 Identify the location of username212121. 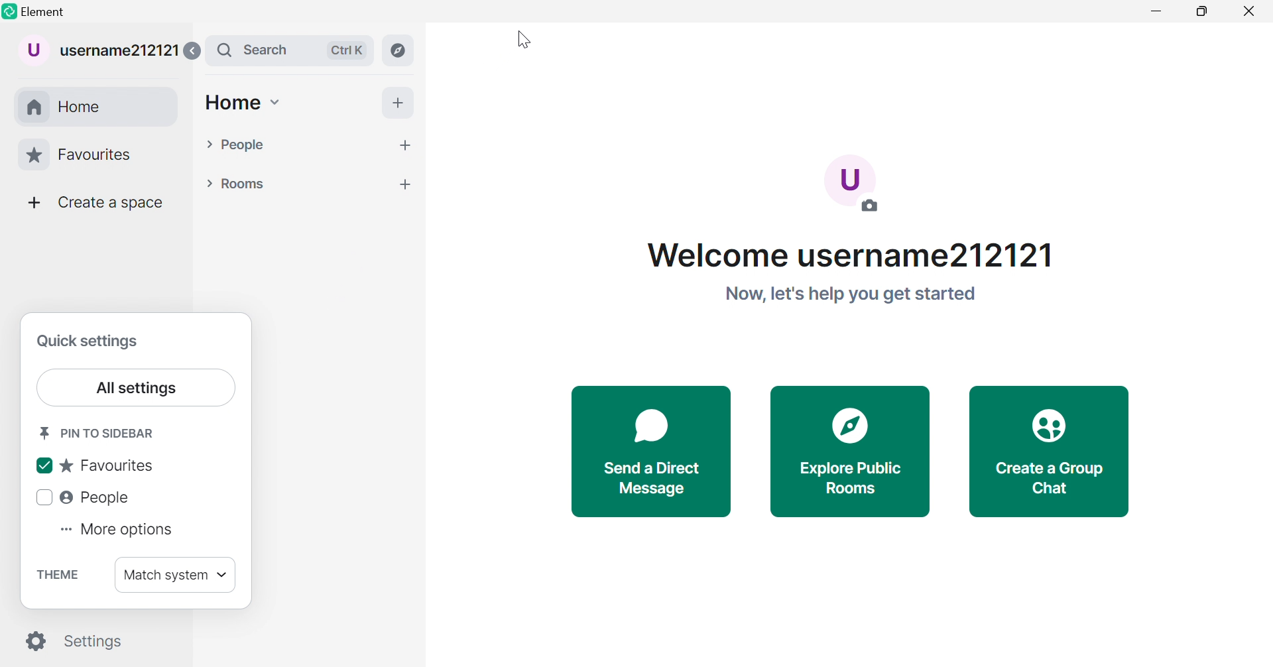
(99, 52).